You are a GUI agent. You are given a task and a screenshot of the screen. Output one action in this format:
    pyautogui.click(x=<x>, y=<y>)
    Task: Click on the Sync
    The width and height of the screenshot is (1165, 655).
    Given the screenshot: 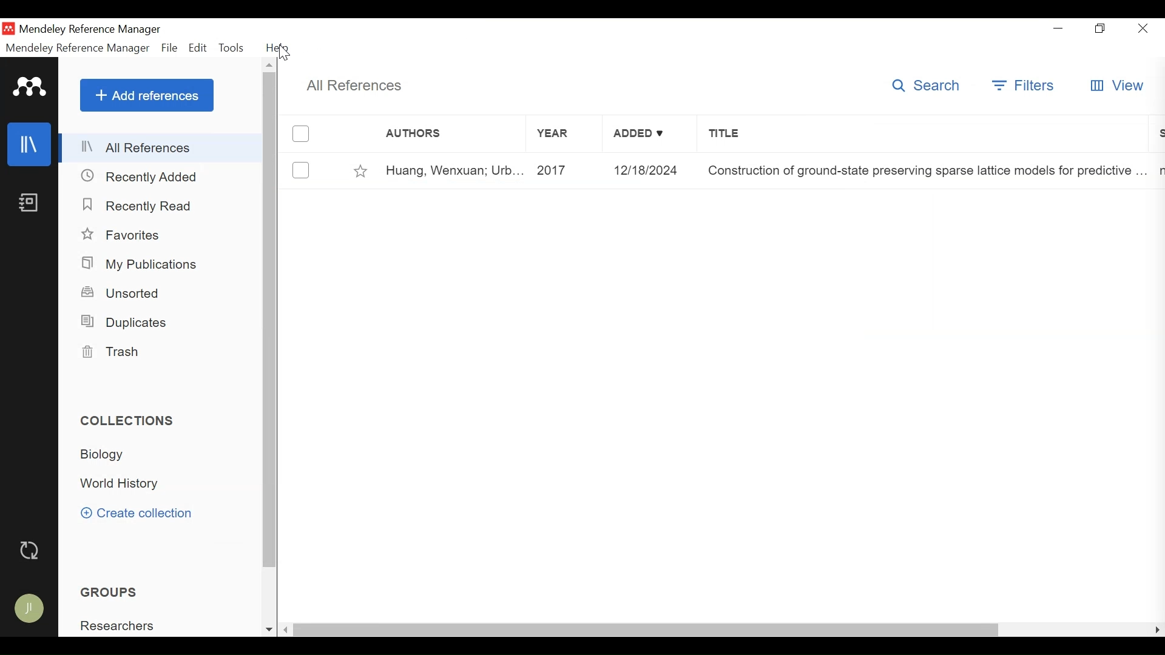 What is the action you would take?
    pyautogui.click(x=30, y=551)
    